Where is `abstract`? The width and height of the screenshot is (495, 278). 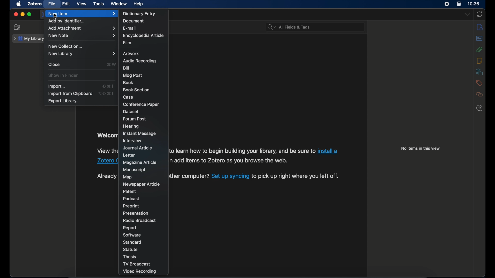
abstract is located at coordinates (480, 38).